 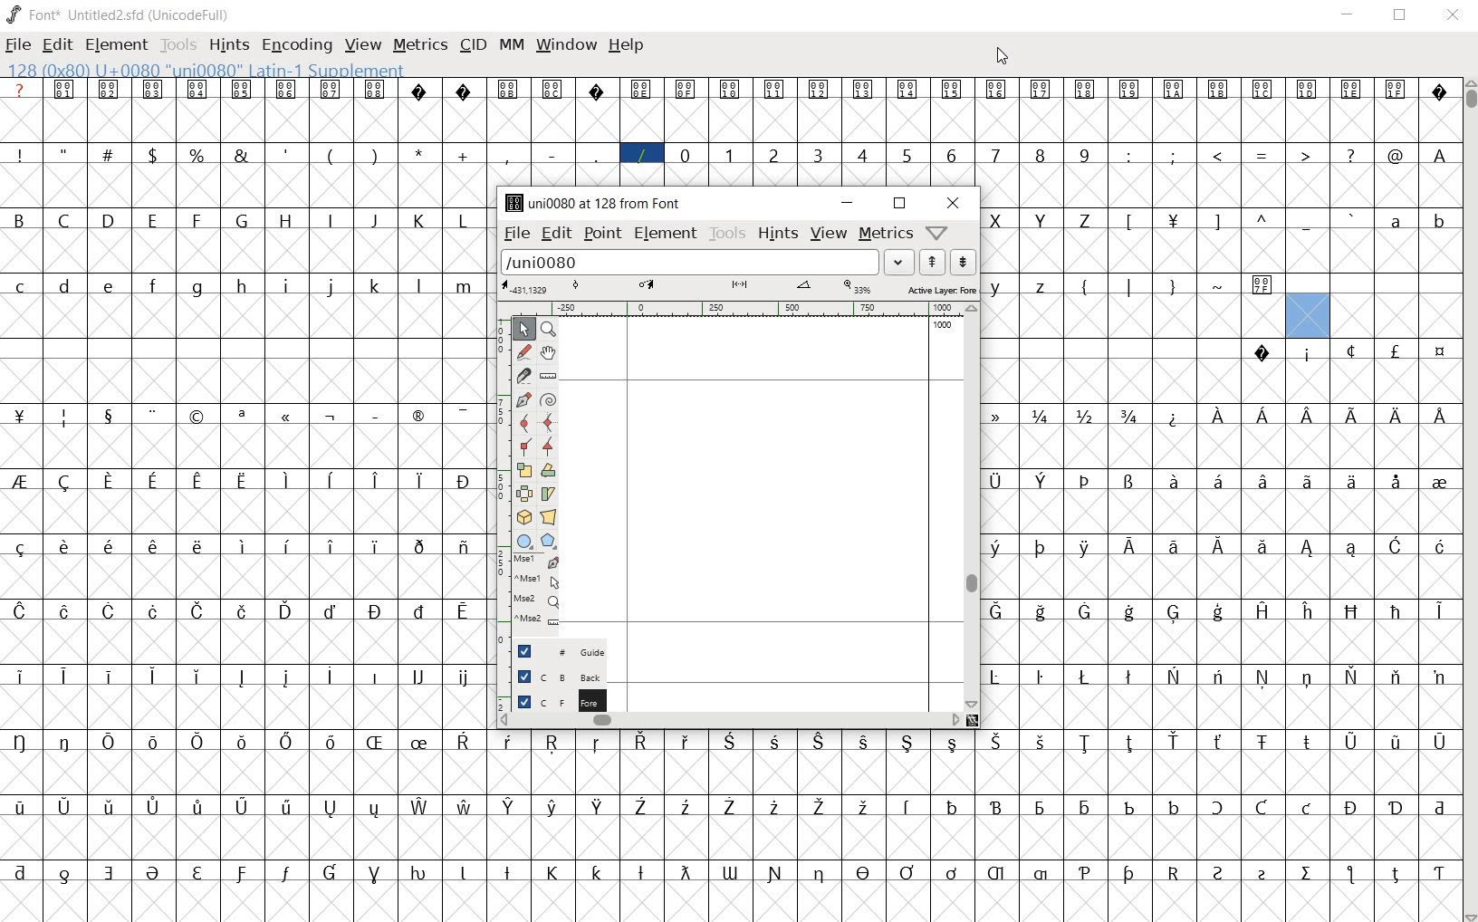 I want to click on glyph, so click(x=197, y=155).